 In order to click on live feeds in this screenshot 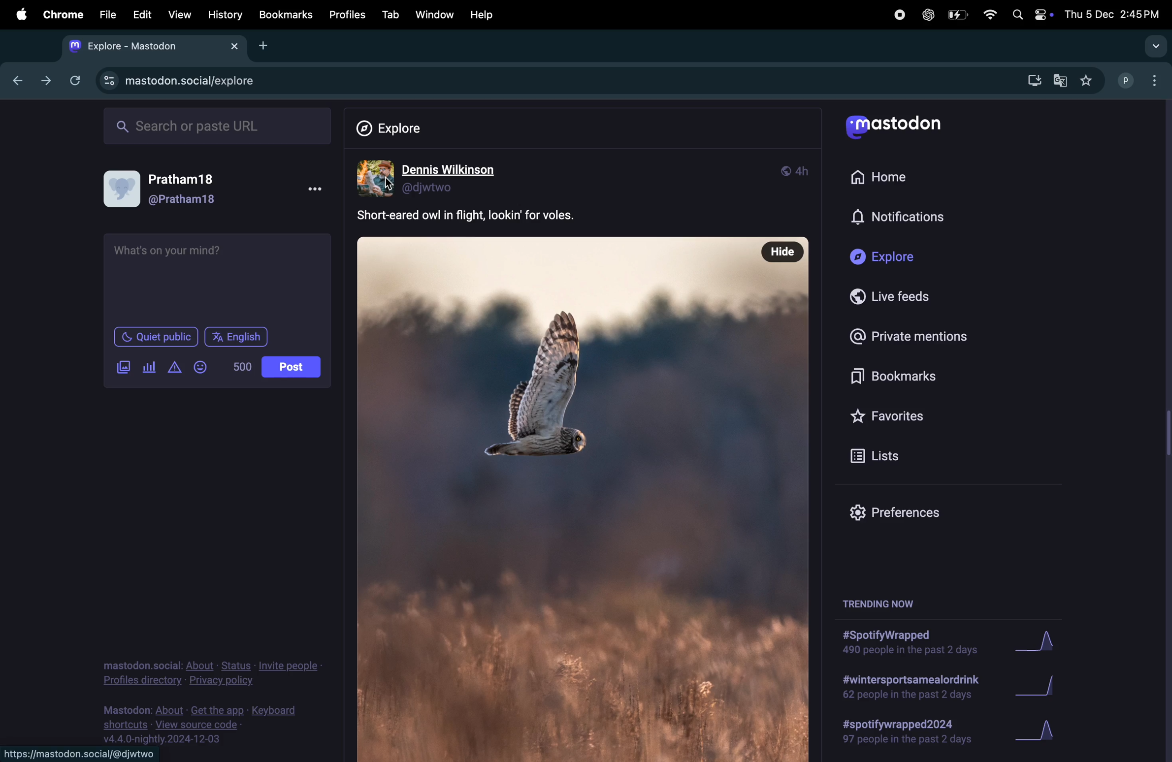, I will do `click(896, 296)`.